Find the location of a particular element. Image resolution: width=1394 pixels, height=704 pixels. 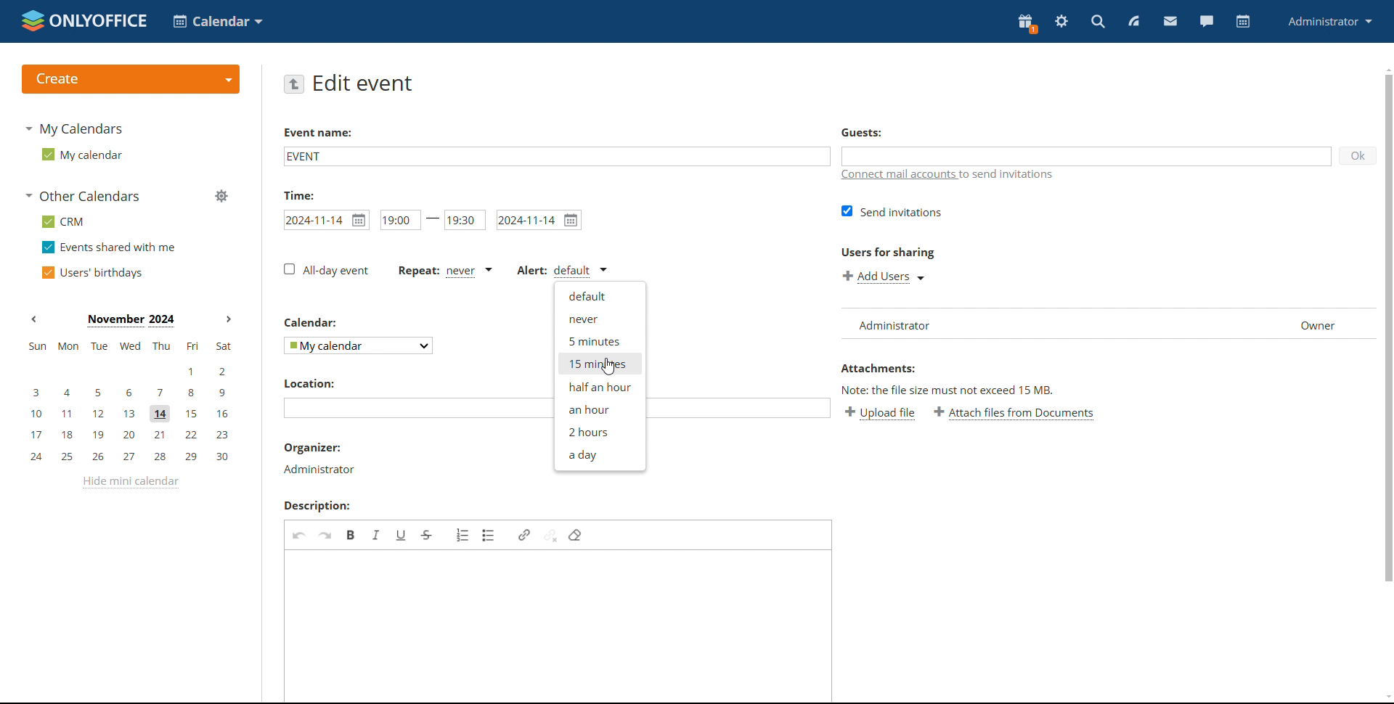

profile is located at coordinates (1330, 21).